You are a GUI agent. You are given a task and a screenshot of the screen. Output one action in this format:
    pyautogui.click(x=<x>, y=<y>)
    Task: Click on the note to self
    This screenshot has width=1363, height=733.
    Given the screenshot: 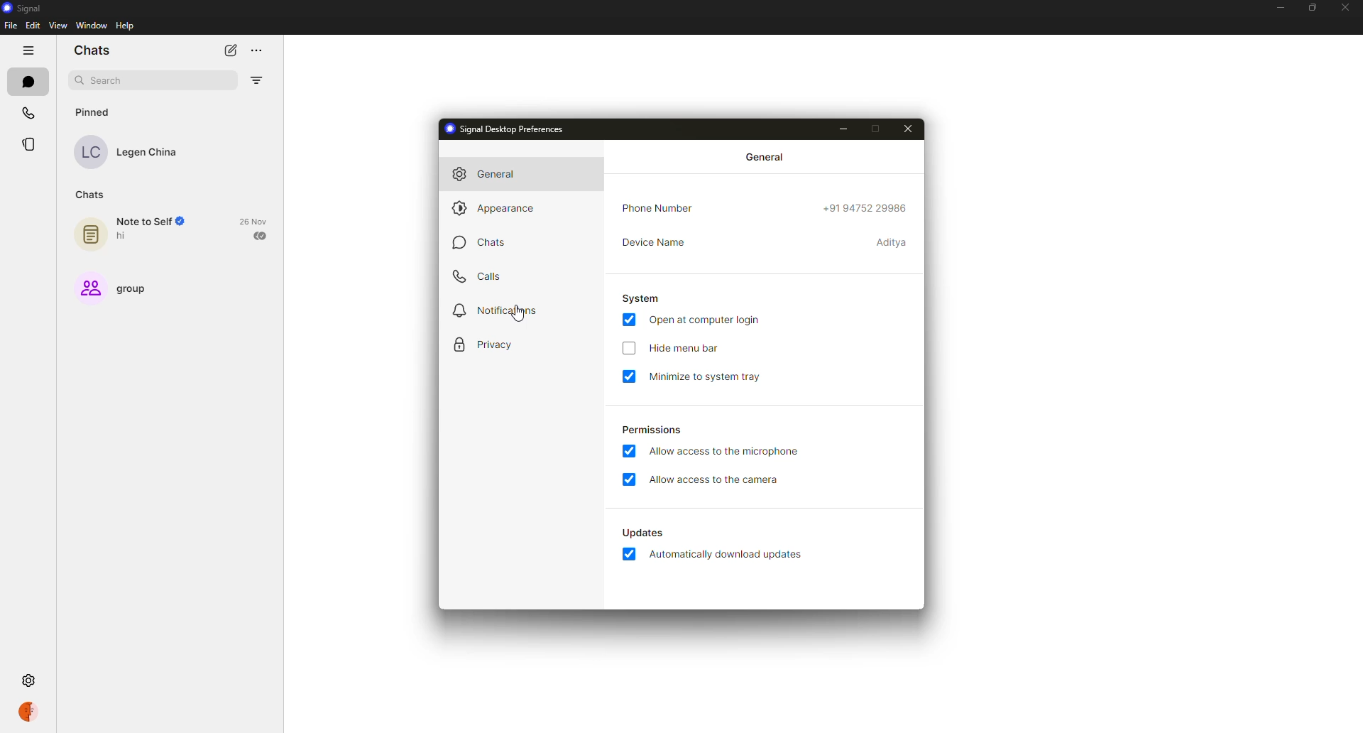 What is the action you would take?
    pyautogui.click(x=137, y=231)
    